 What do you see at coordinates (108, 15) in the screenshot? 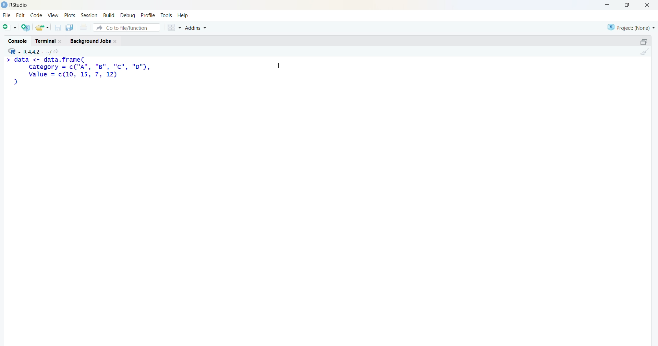
I see `build` at bounding box center [108, 15].